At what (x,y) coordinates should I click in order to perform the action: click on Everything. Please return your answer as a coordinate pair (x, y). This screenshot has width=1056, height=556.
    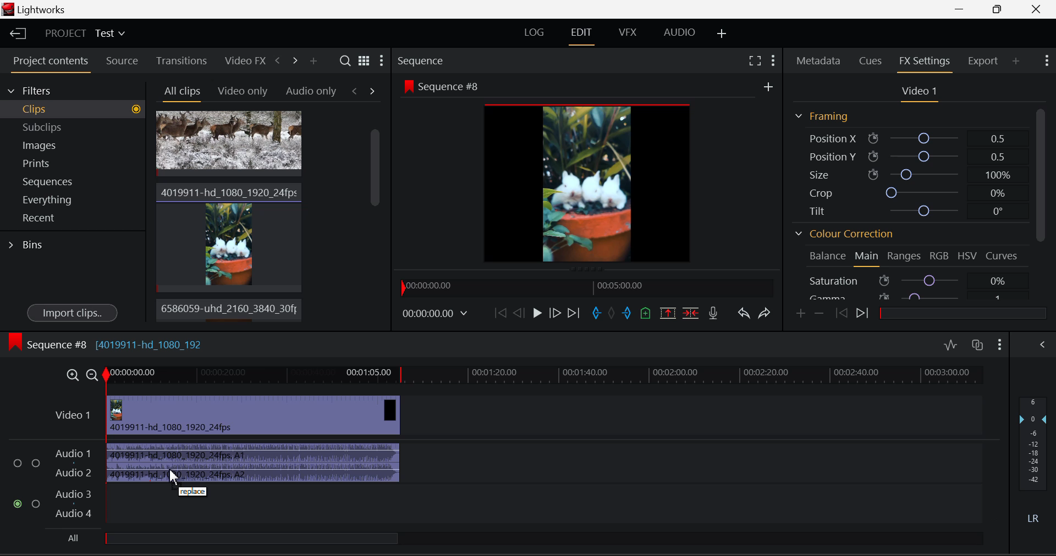
    Looking at the image, I should click on (74, 200).